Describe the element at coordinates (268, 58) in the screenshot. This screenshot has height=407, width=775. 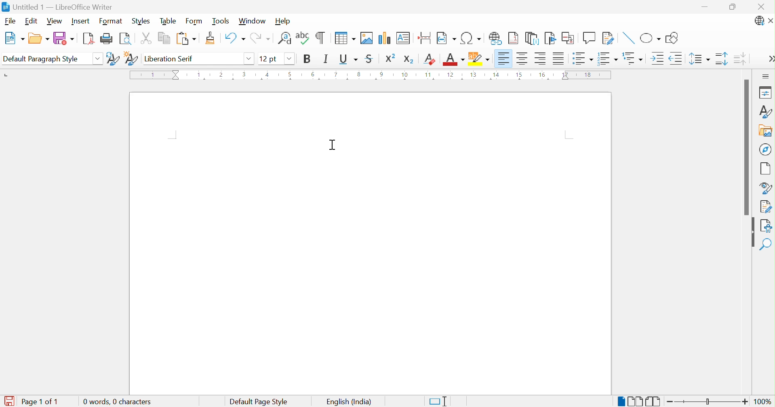
I see `12 pt` at that location.